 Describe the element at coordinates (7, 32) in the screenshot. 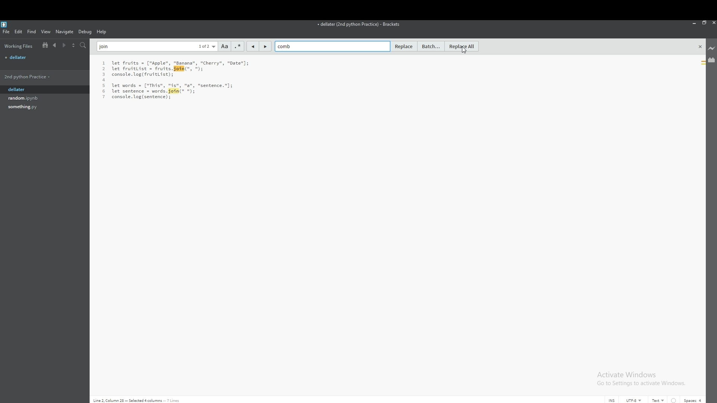

I see `file` at that location.